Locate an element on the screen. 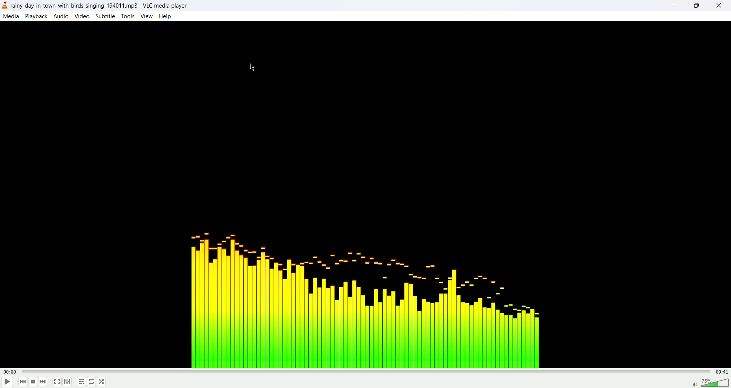 The image size is (731, 388). help is located at coordinates (166, 16).